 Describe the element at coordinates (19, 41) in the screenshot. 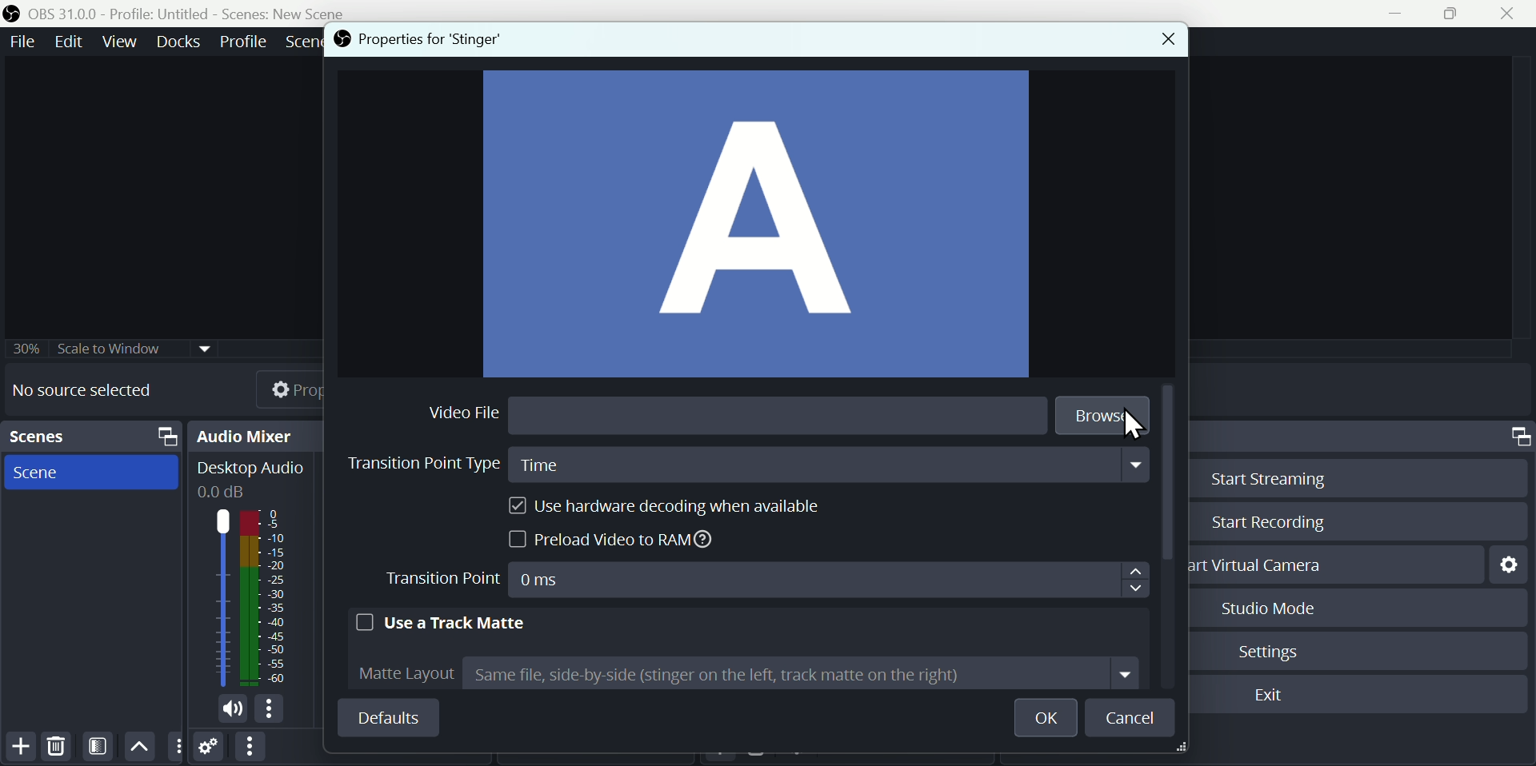

I see `` at that location.